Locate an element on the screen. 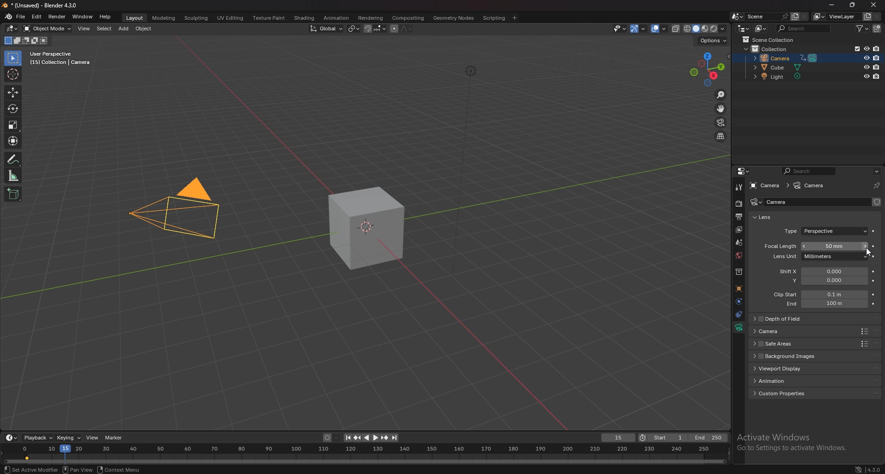  search is located at coordinates (803, 28).